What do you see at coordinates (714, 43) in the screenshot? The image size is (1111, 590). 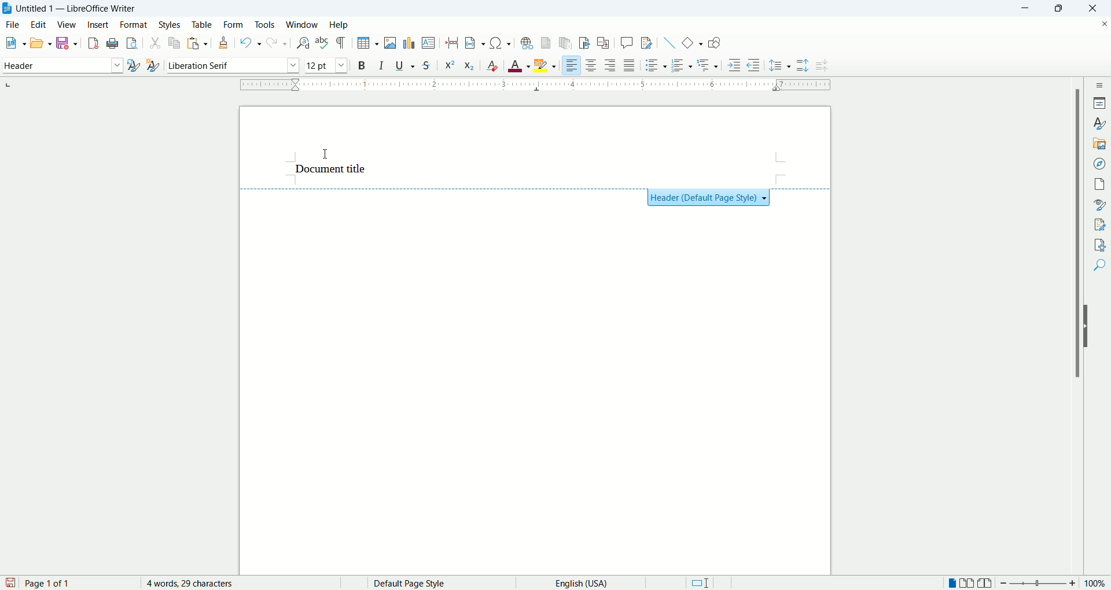 I see `show draw functions` at bounding box center [714, 43].